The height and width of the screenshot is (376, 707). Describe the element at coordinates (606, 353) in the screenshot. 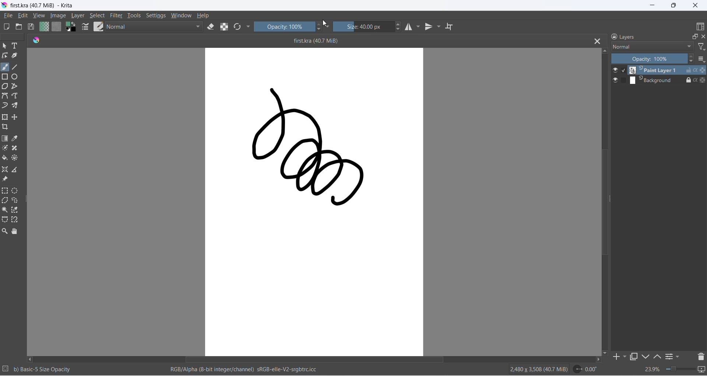

I see `down scroll button` at that location.